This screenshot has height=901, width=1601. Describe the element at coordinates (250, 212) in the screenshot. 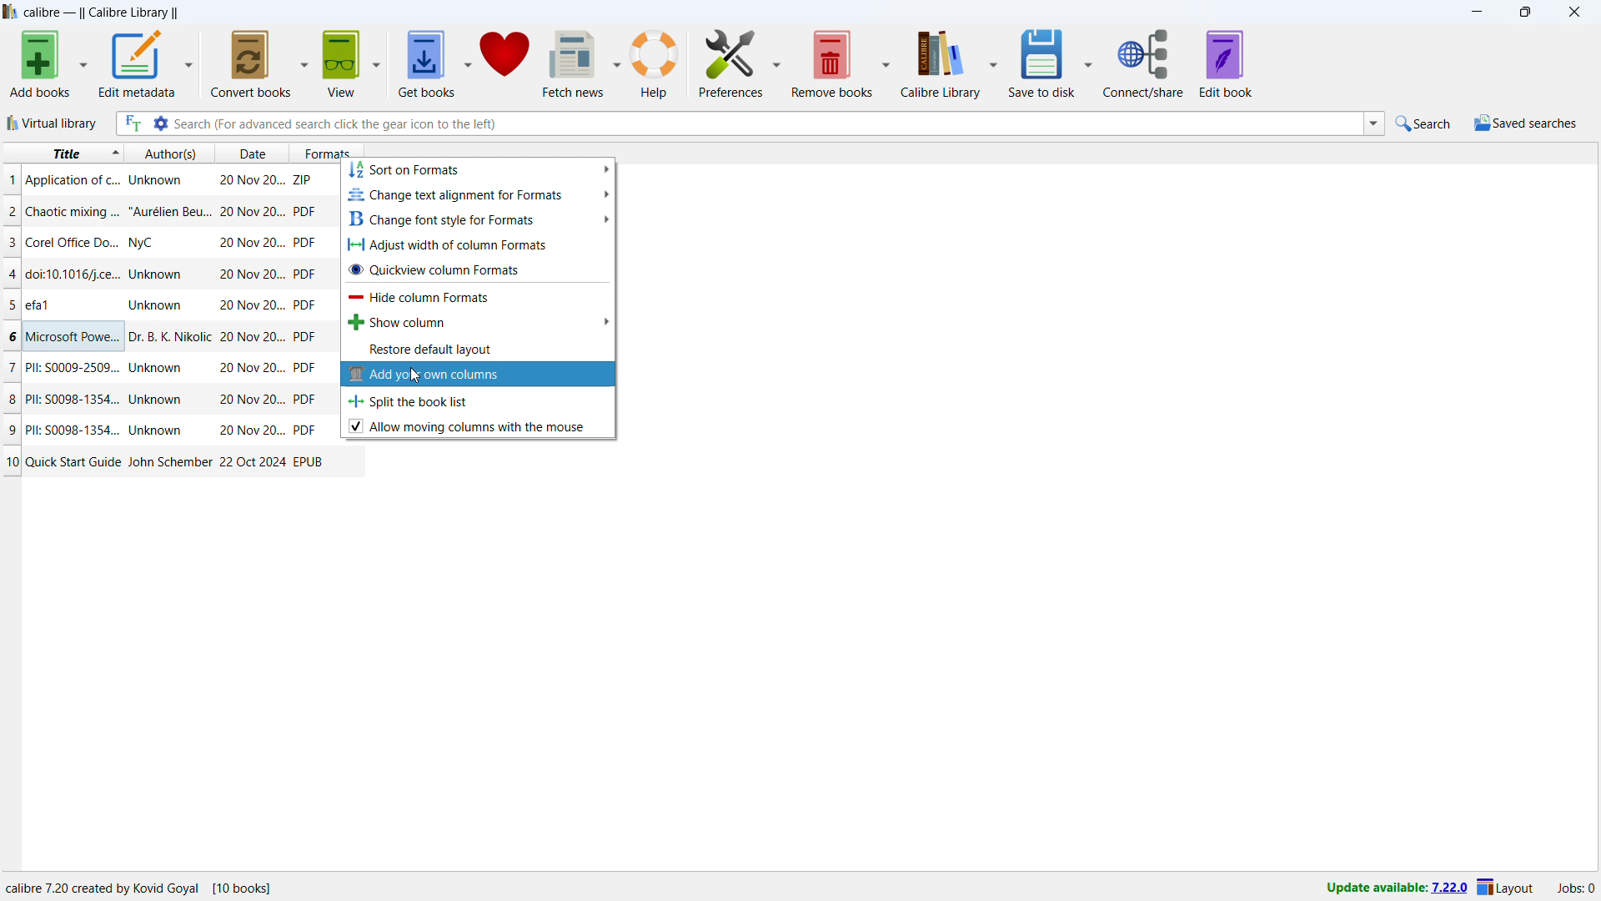

I see `date` at that location.